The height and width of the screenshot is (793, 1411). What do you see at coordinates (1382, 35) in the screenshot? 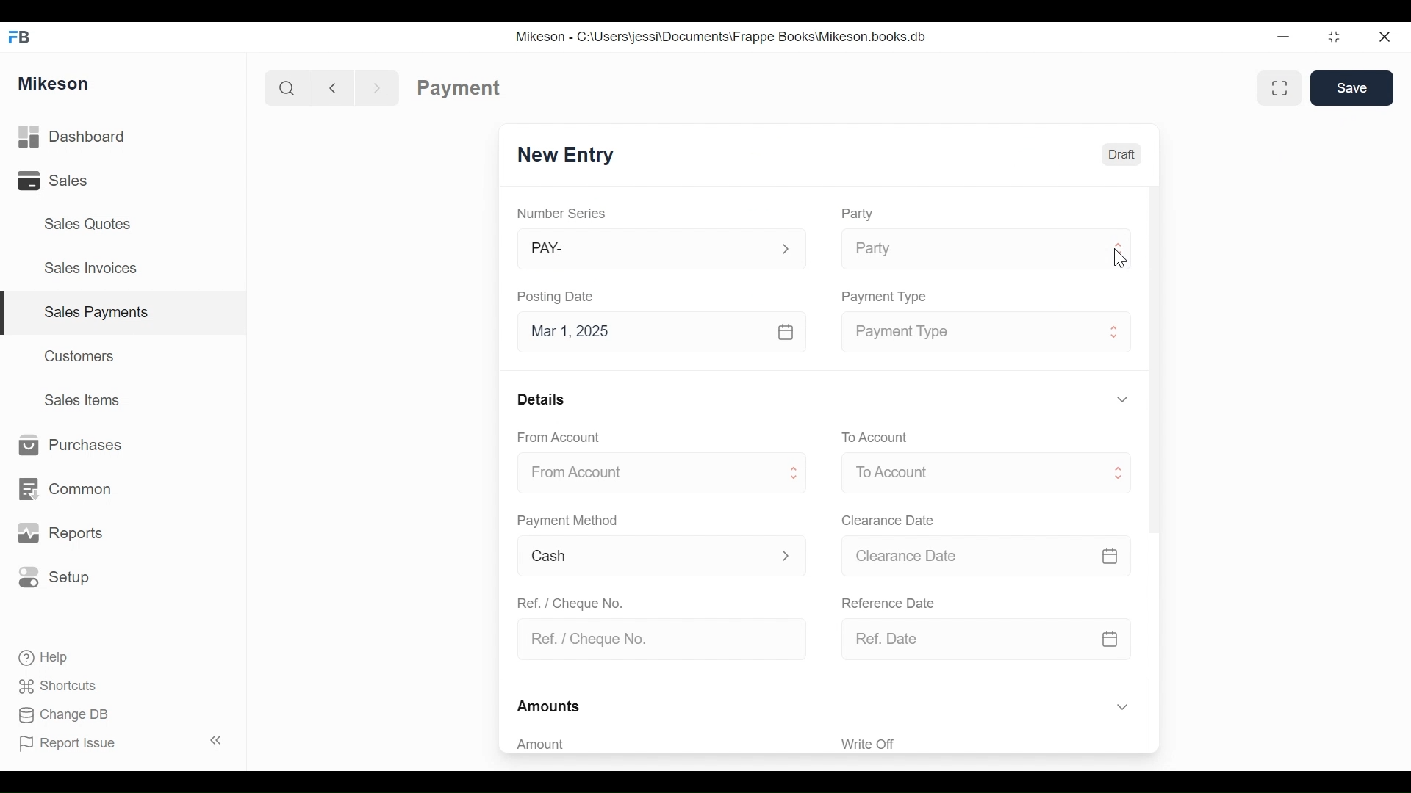
I see `Close` at bounding box center [1382, 35].